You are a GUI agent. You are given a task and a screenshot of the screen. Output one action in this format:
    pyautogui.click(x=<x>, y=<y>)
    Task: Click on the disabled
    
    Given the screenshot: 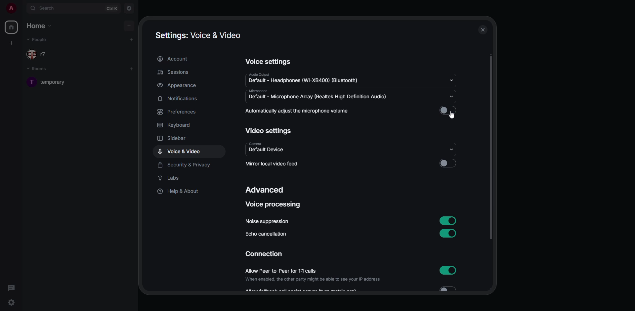 What is the action you would take?
    pyautogui.click(x=449, y=111)
    